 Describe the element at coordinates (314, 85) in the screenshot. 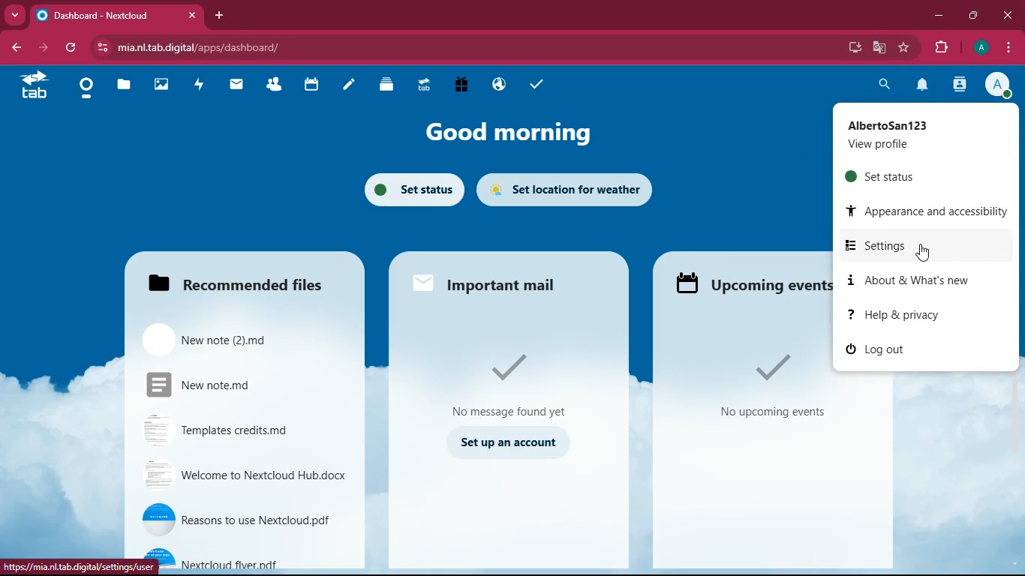

I see `calendar` at that location.